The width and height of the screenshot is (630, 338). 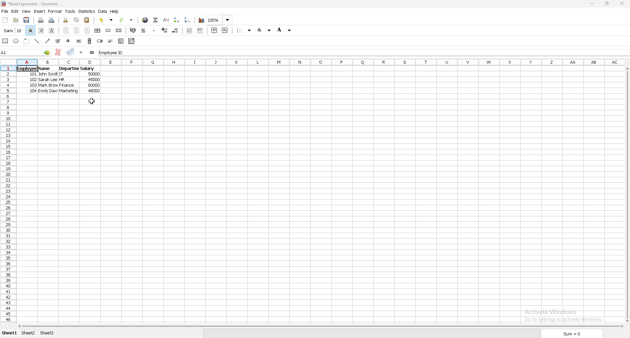 What do you see at coordinates (26, 69) in the screenshot?
I see `employee` at bounding box center [26, 69].